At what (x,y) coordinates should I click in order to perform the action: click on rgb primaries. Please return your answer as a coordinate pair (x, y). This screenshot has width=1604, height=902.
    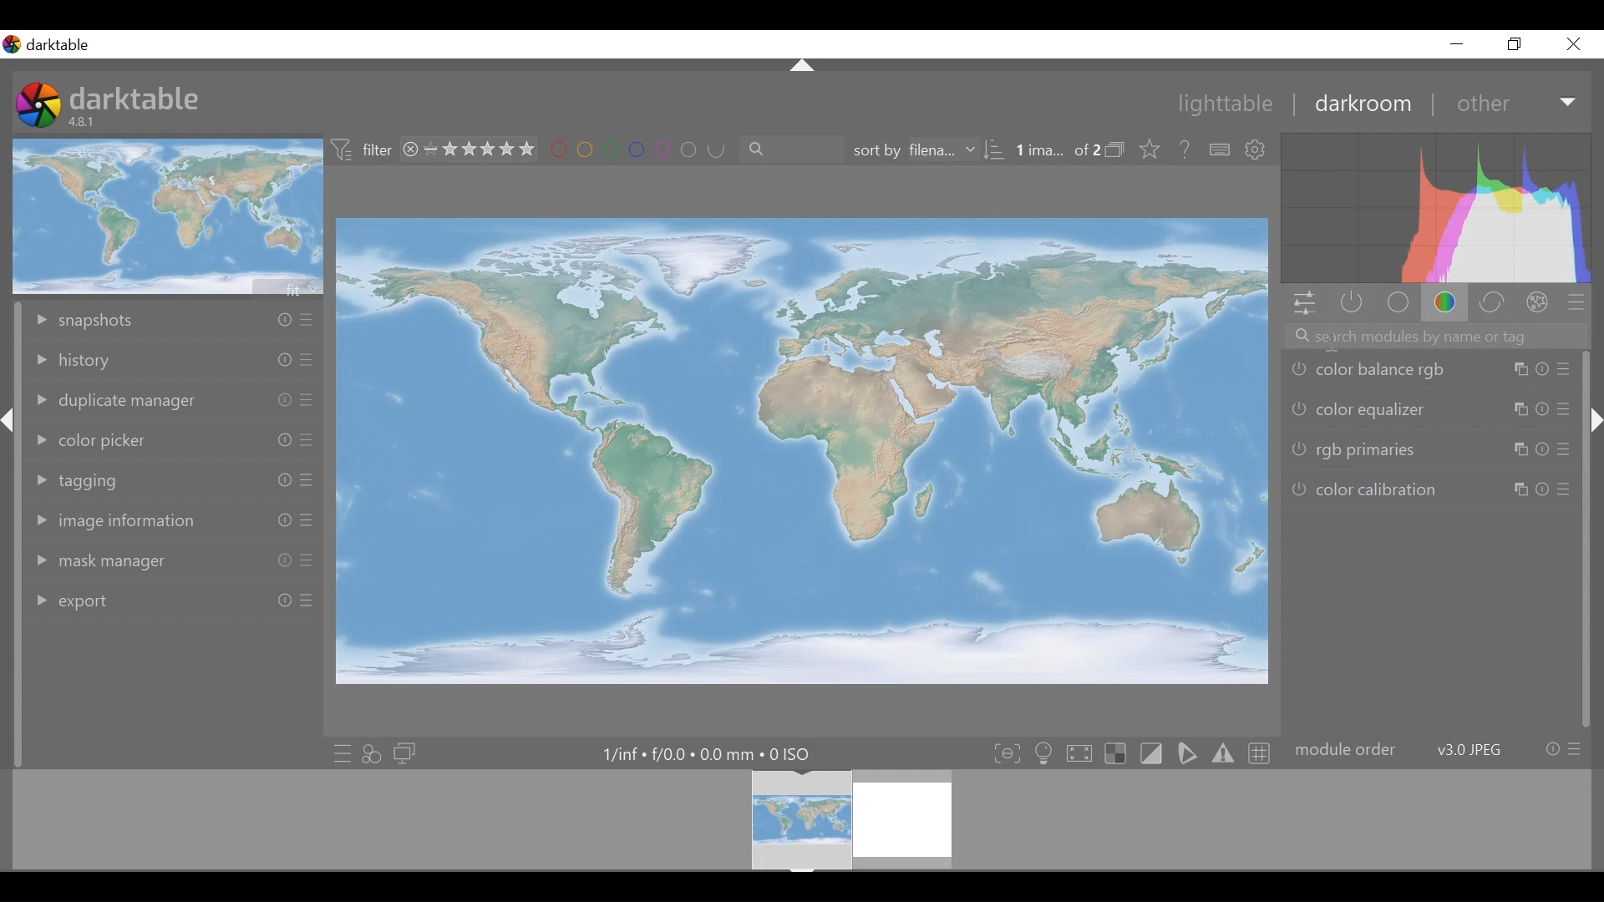
    Looking at the image, I should click on (1428, 447).